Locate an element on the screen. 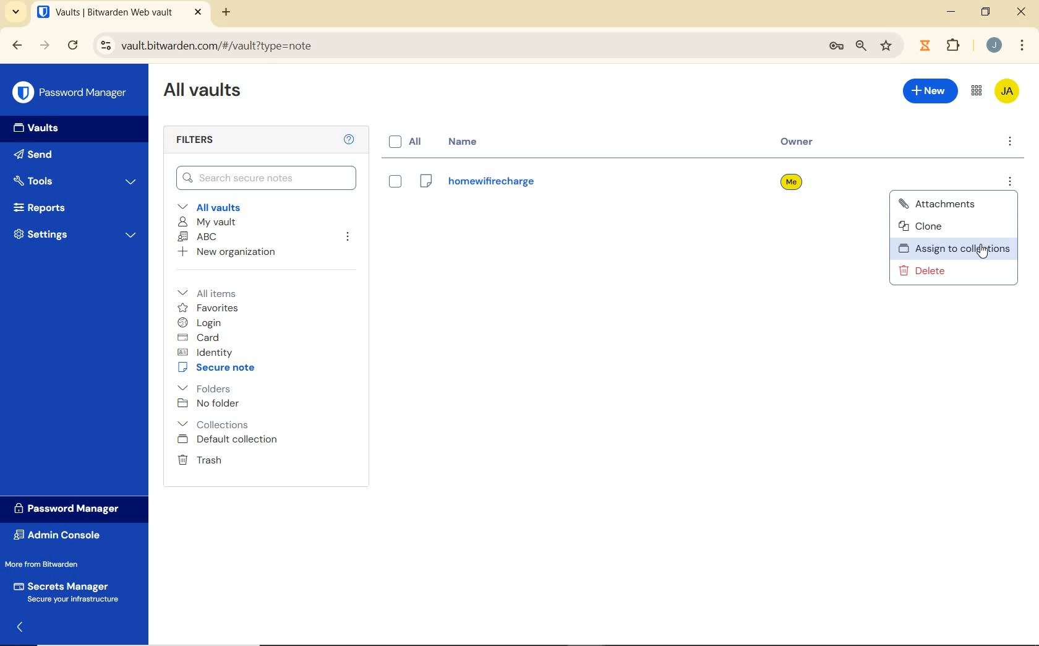 This screenshot has height=646, width=1039. bookmark is located at coordinates (887, 46).